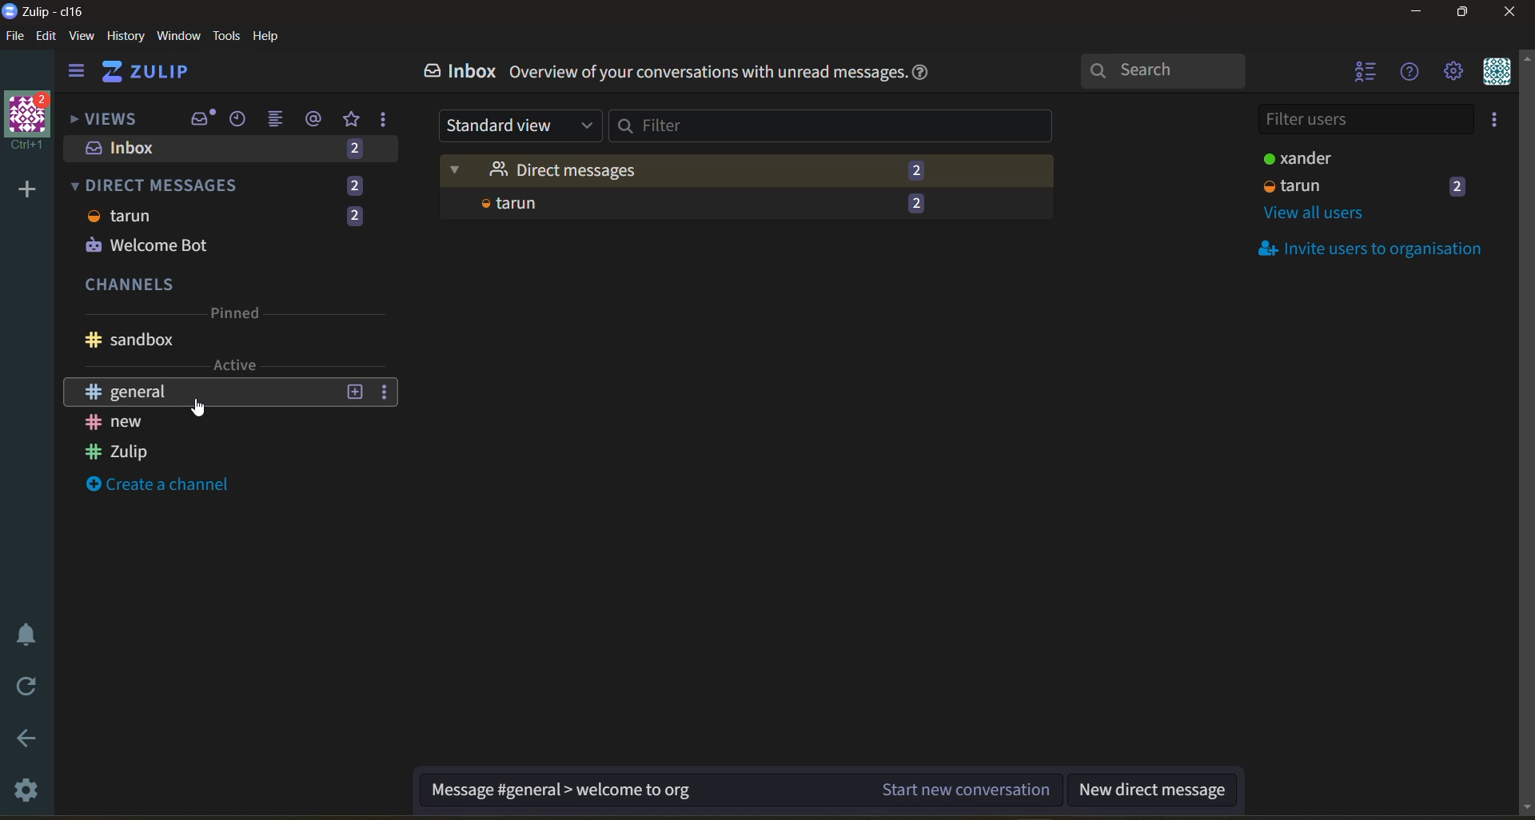 The height and width of the screenshot is (820, 1535). I want to click on edit, so click(46, 38).